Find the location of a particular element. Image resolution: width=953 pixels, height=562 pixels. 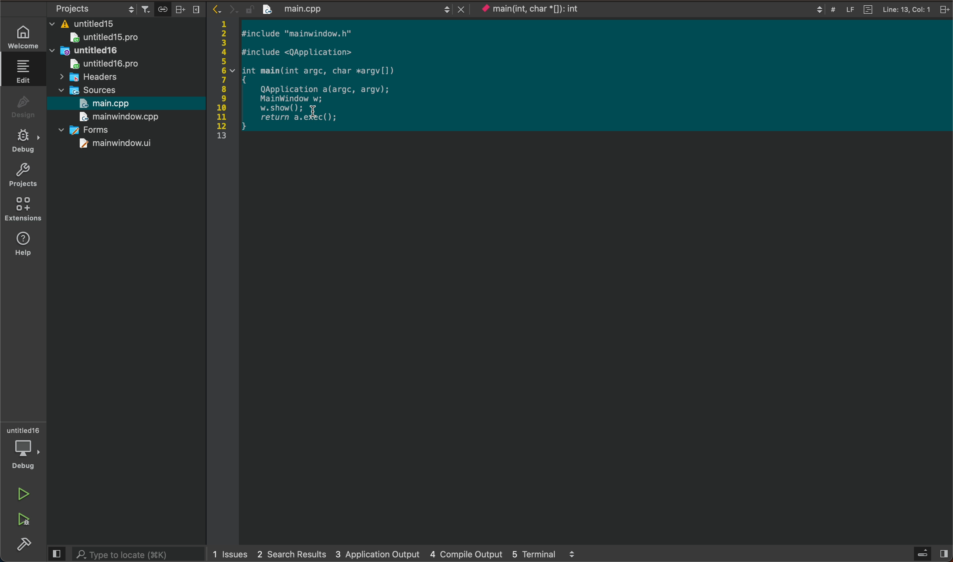

run is located at coordinates (20, 495).